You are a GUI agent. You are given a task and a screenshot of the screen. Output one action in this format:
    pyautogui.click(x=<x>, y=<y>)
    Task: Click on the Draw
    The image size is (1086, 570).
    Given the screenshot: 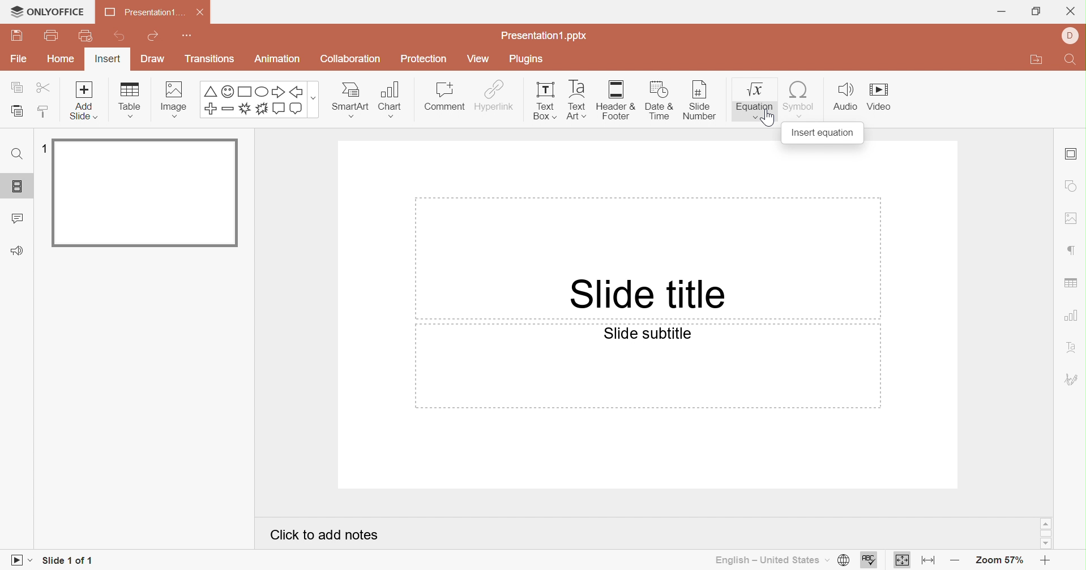 What is the action you would take?
    pyautogui.click(x=153, y=60)
    